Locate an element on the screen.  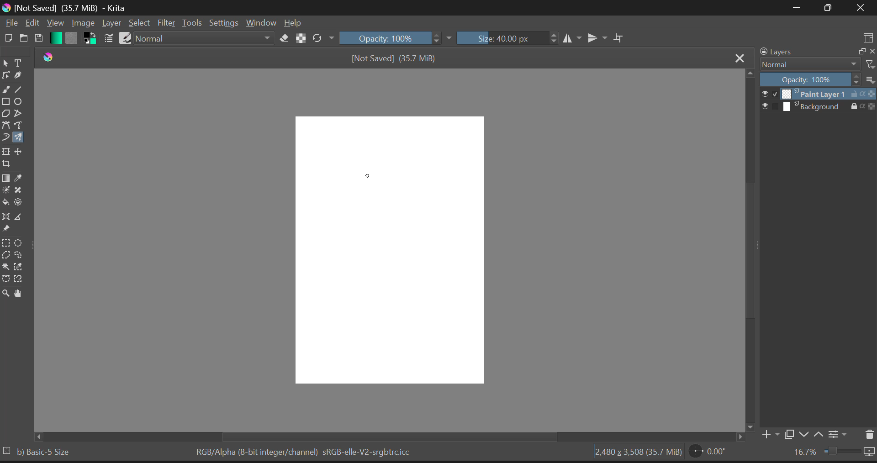
Enclose and Fill is located at coordinates (20, 203).